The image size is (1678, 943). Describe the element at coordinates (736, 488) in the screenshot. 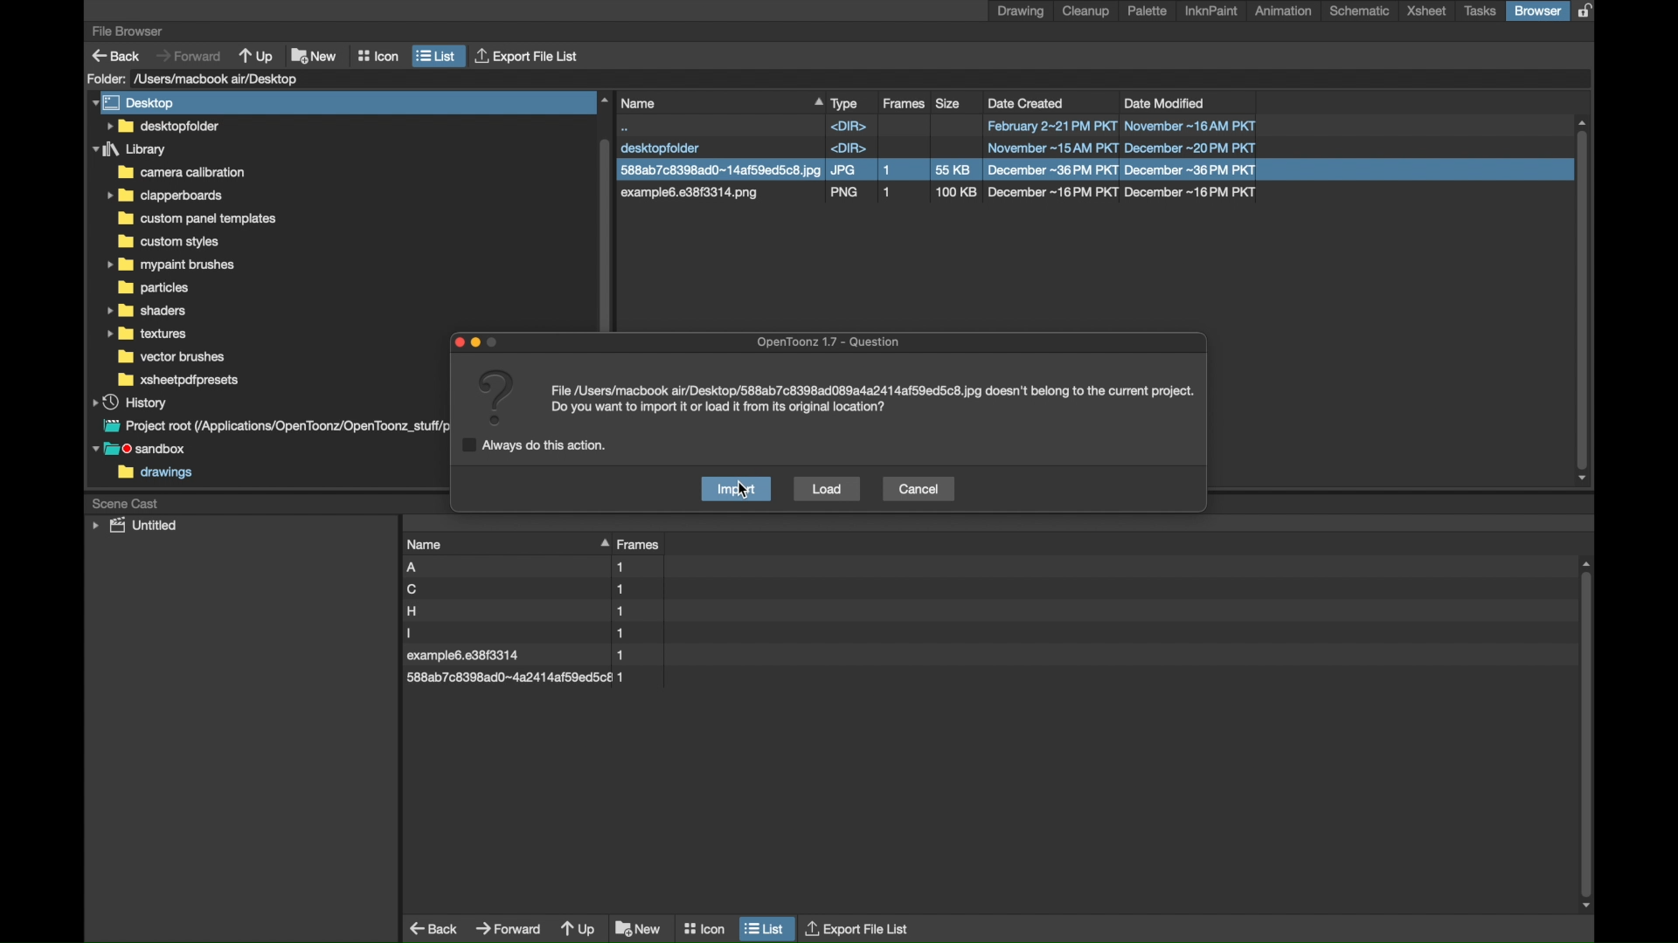

I see `import` at that location.